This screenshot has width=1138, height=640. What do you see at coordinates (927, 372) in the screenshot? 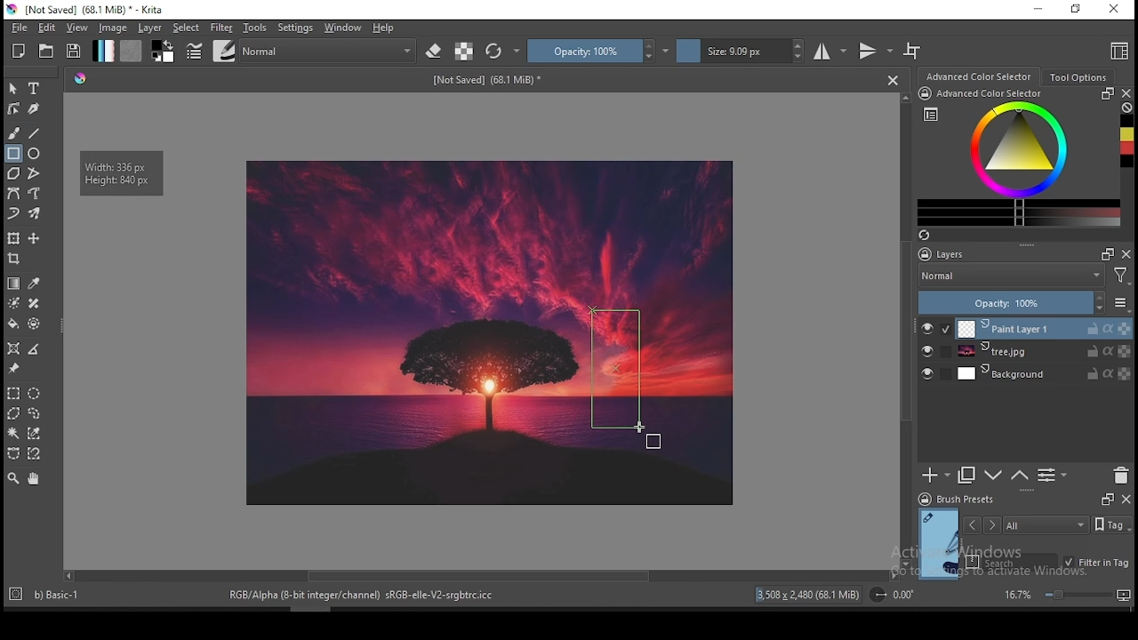
I see `layer visibility on/off` at bounding box center [927, 372].